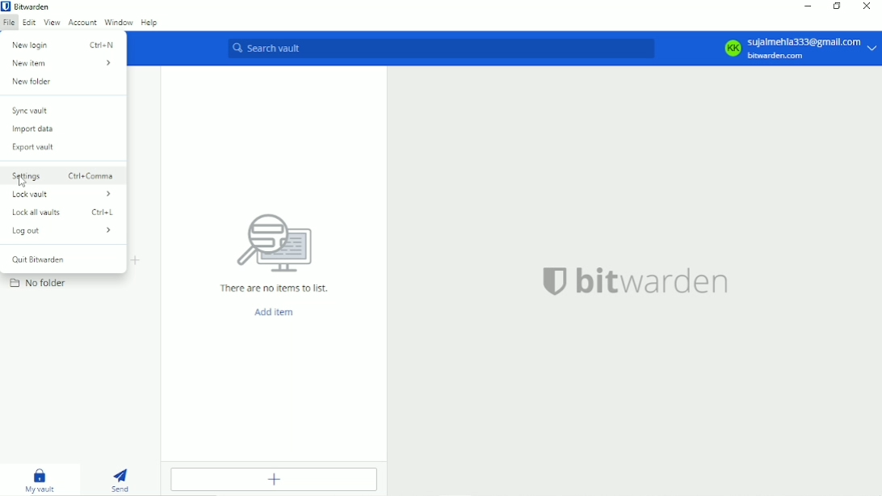  I want to click on Quit bitwarden, so click(39, 259).